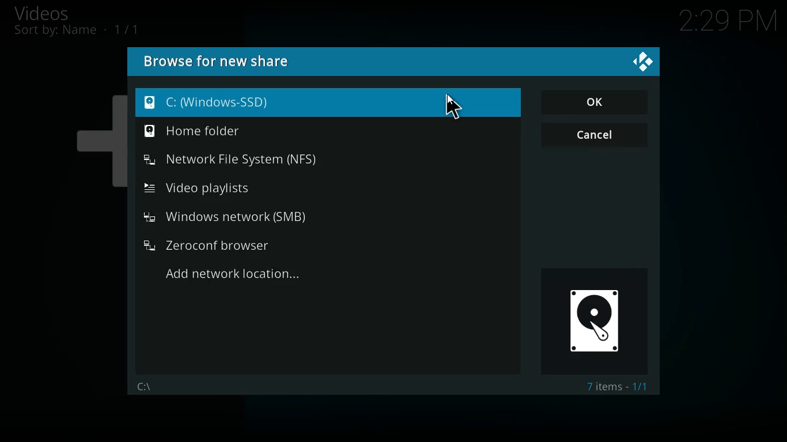  I want to click on sort by name 1/1, so click(77, 31).